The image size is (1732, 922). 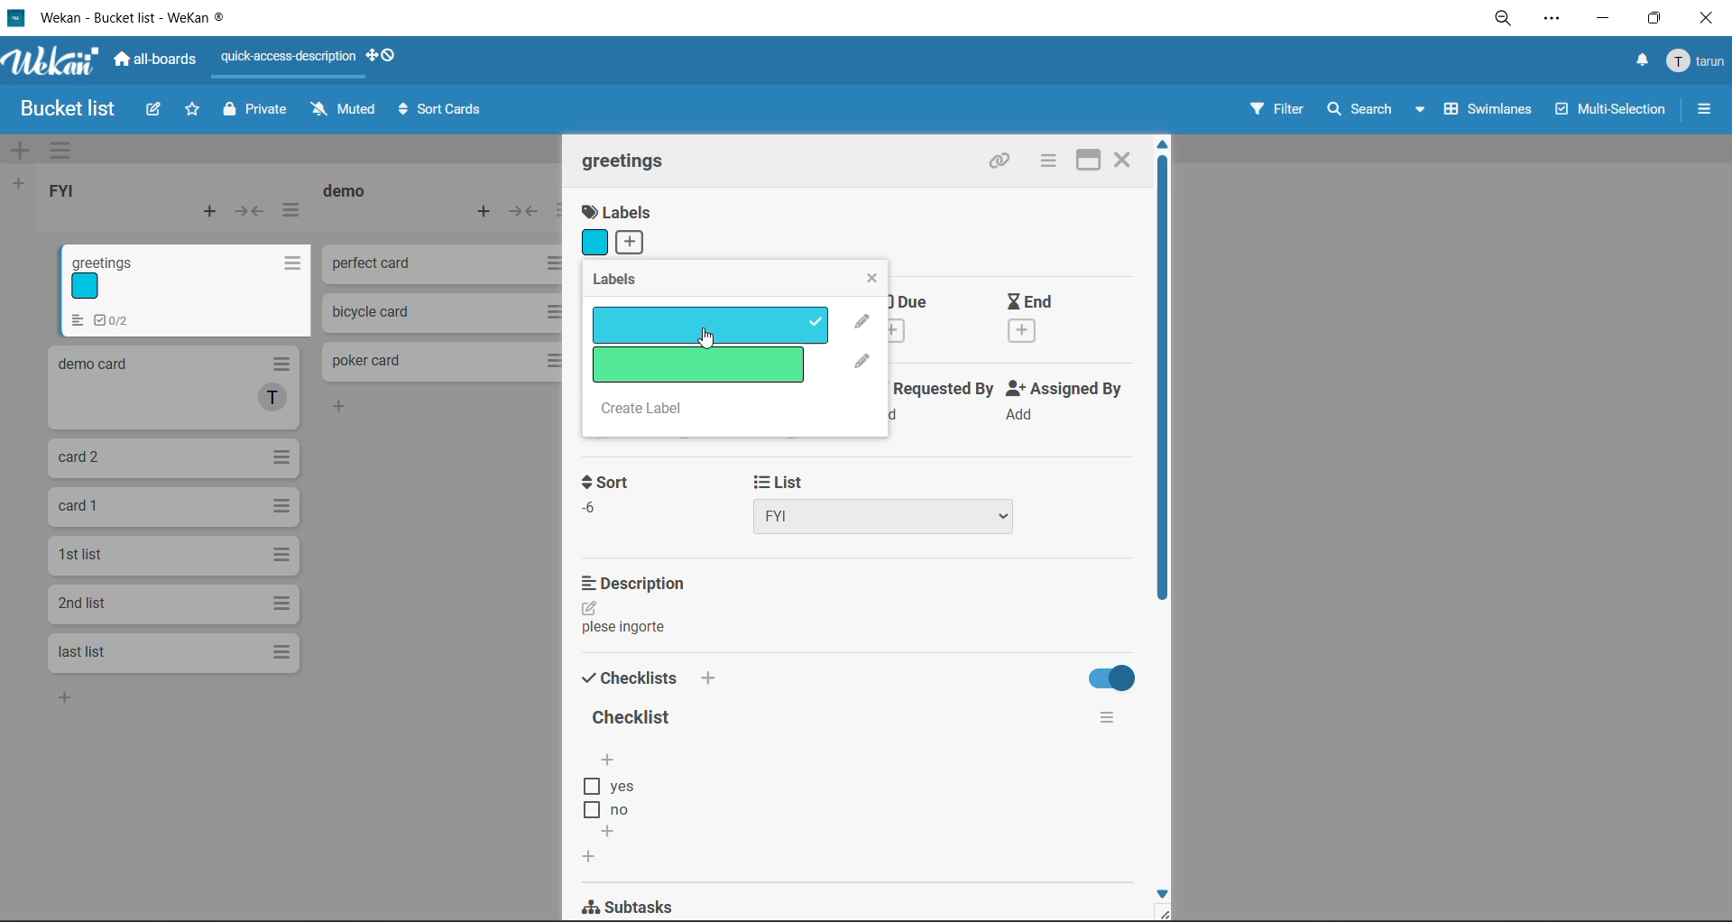 What do you see at coordinates (625, 631) in the screenshot?
I see `text` at bounding box center [625, 631].